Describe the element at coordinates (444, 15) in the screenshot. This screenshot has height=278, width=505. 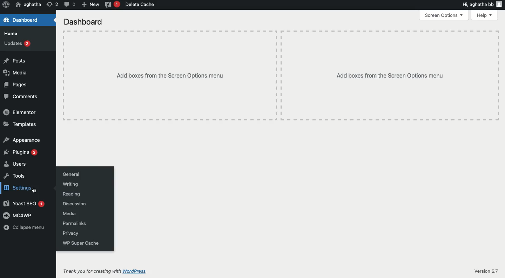
I see `Screen options` at that location.